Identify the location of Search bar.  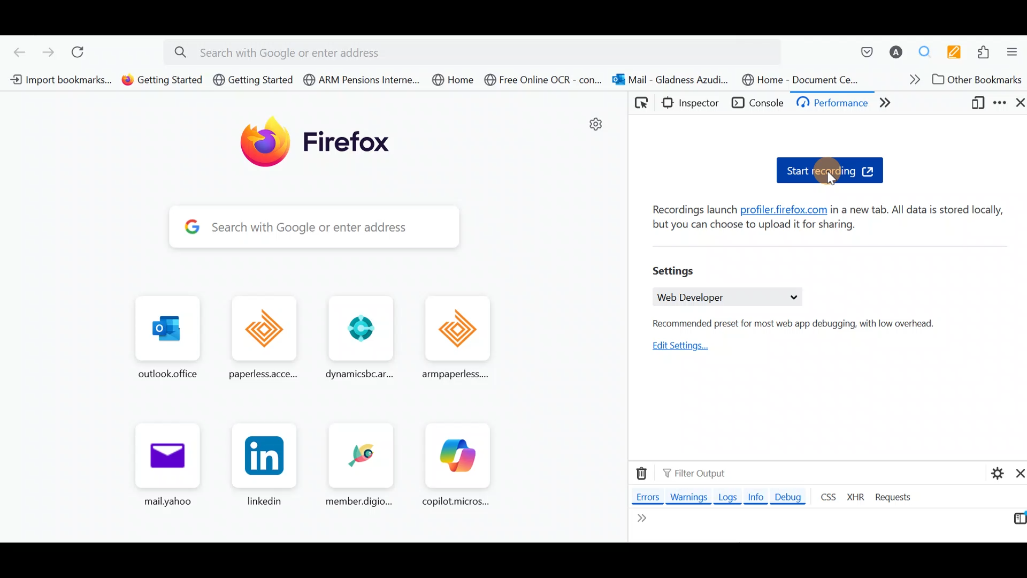
(315, 227).